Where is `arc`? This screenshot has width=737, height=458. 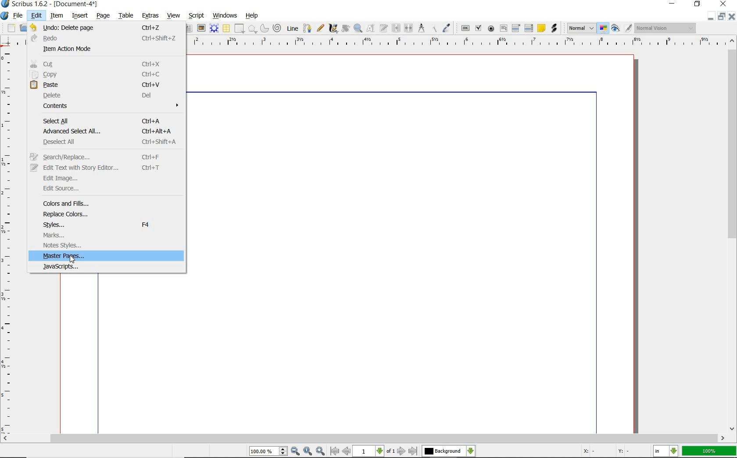
arc is located at coordinates (264, 28).